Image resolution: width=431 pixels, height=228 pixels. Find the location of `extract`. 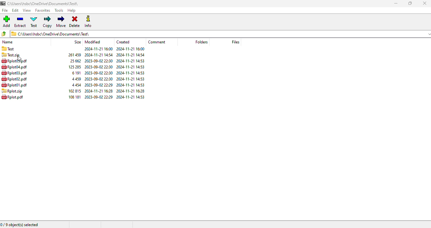

extract is located at coordinates (20, 22).